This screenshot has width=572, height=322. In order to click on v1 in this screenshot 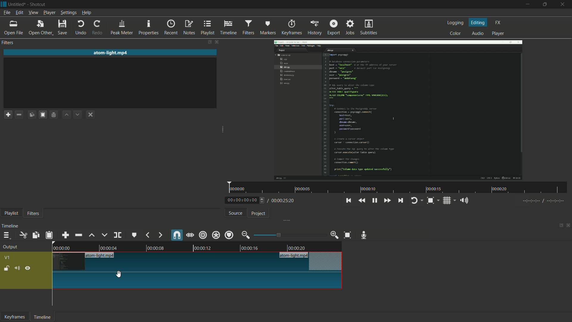, I will do `click(7, 257)`.